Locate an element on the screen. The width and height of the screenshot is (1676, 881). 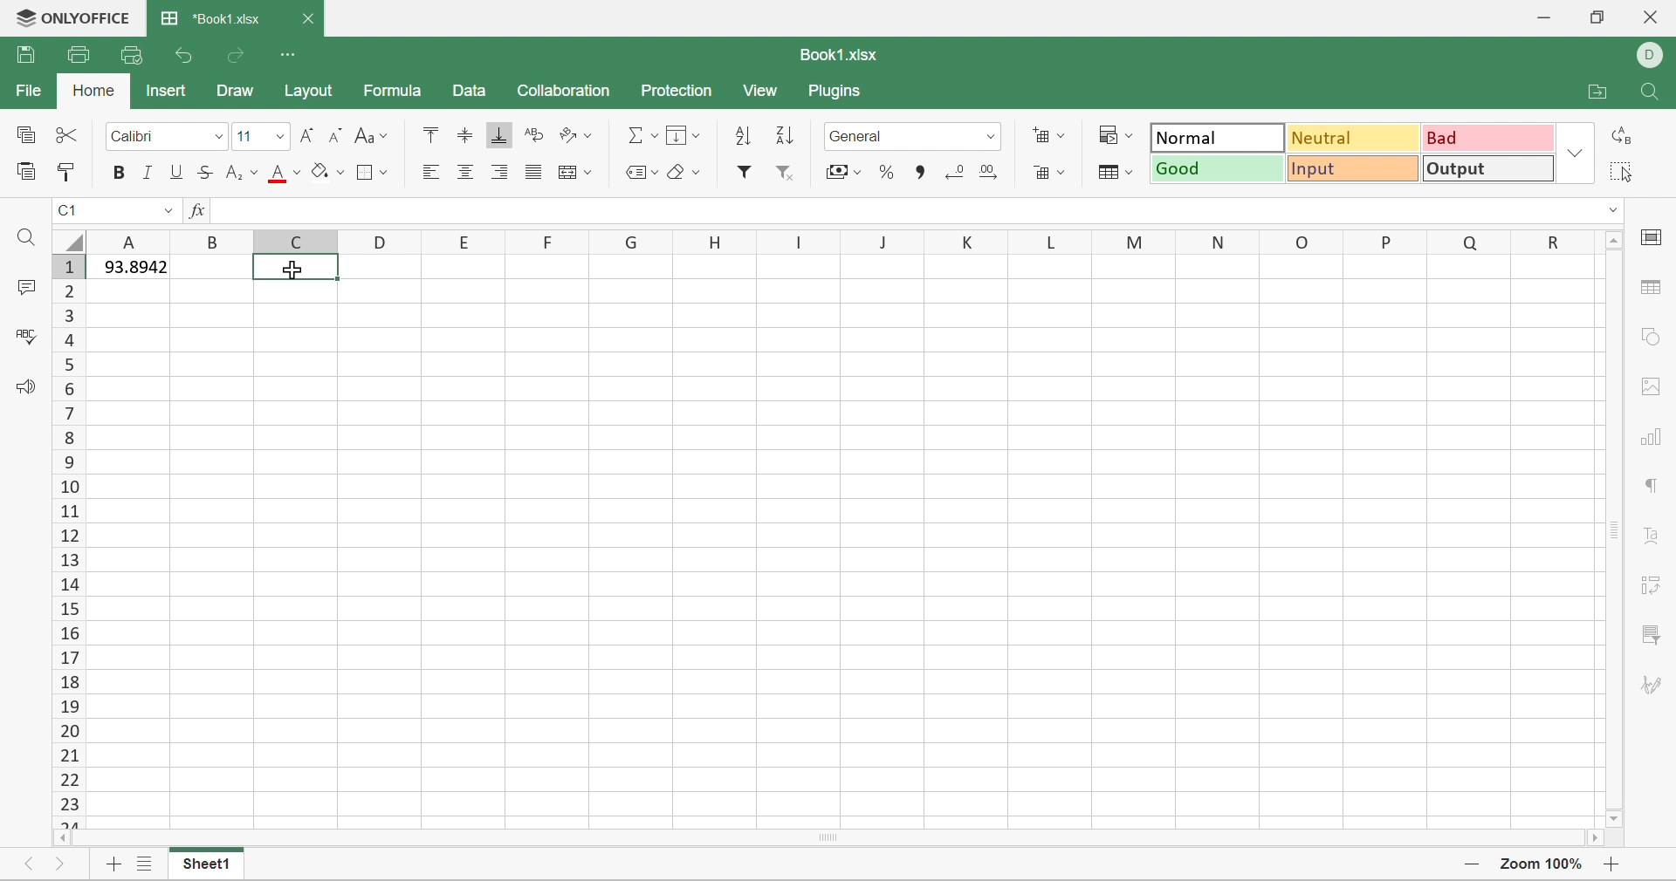
Scroll Up is located at coordinates (1613, 241).